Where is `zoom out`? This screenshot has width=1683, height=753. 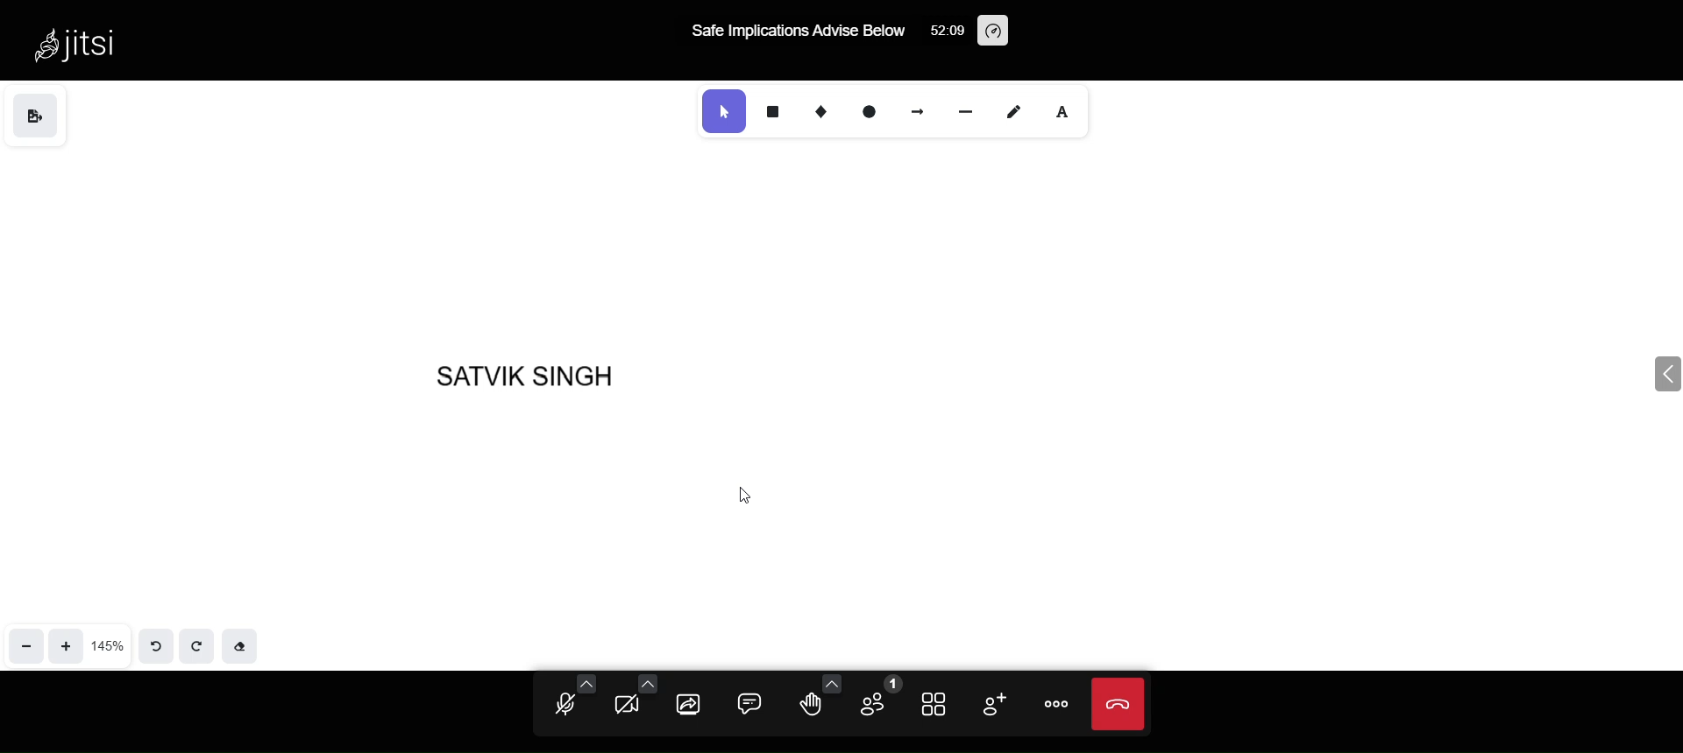 zoom out is located at coordinates (25, 641).